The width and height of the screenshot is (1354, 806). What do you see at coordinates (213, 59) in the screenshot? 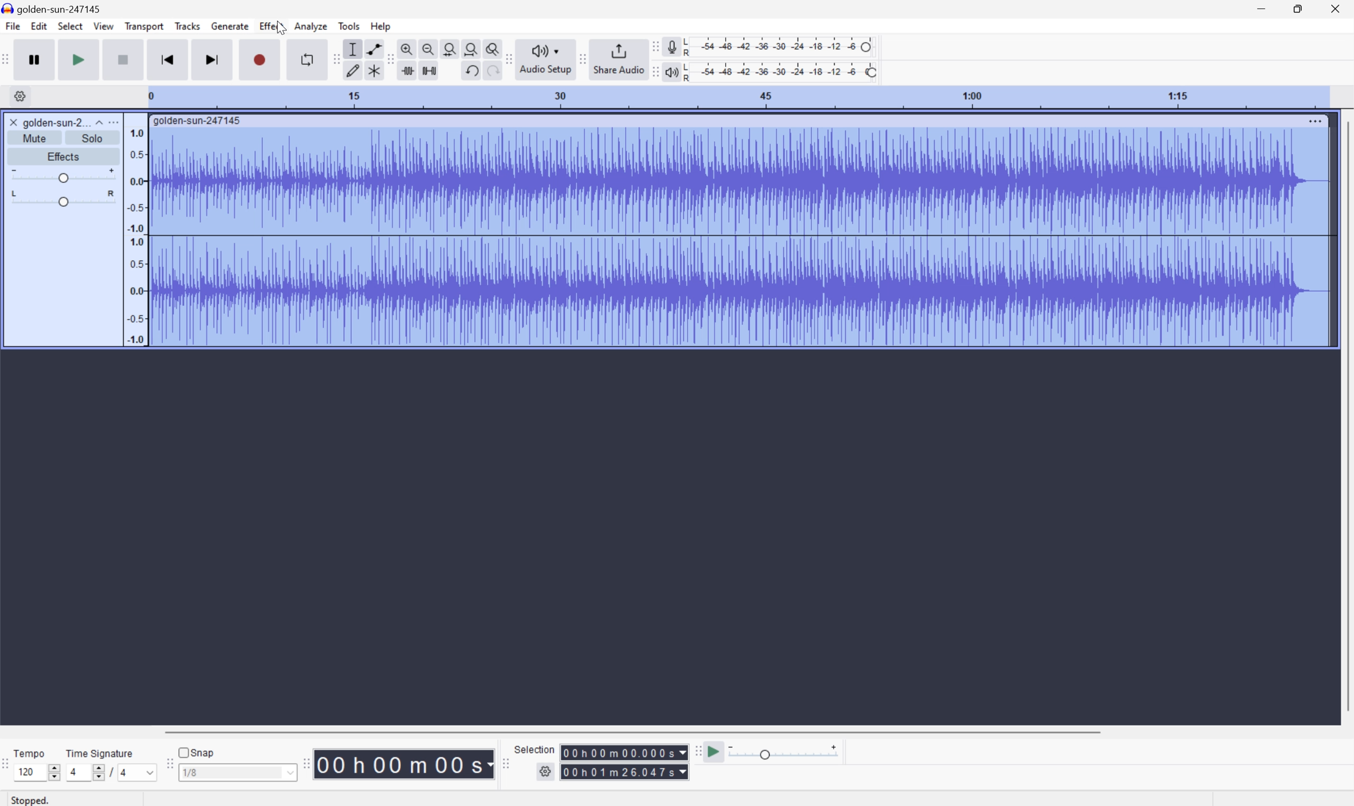
I see `Skip to end` at bounding box center [213, 59].